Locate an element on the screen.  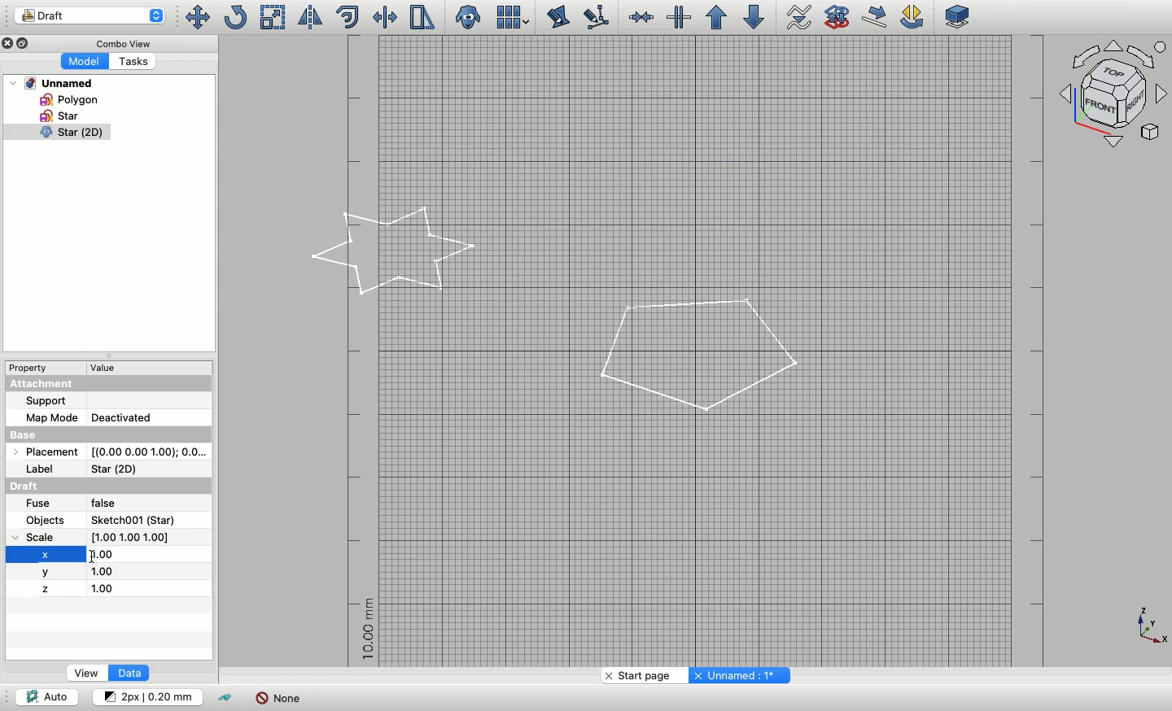
[(0.00 0.00 1.00); 0.0.. is located at coordinates (148, 452).